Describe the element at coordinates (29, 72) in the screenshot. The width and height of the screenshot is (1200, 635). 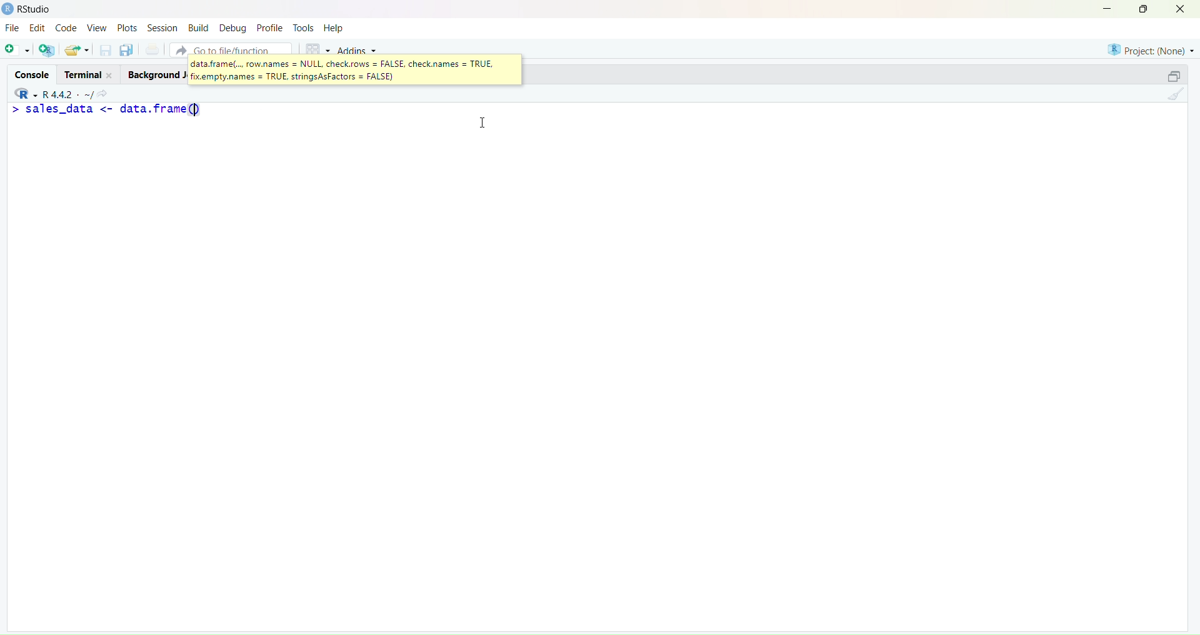
I see `Console` at that location.